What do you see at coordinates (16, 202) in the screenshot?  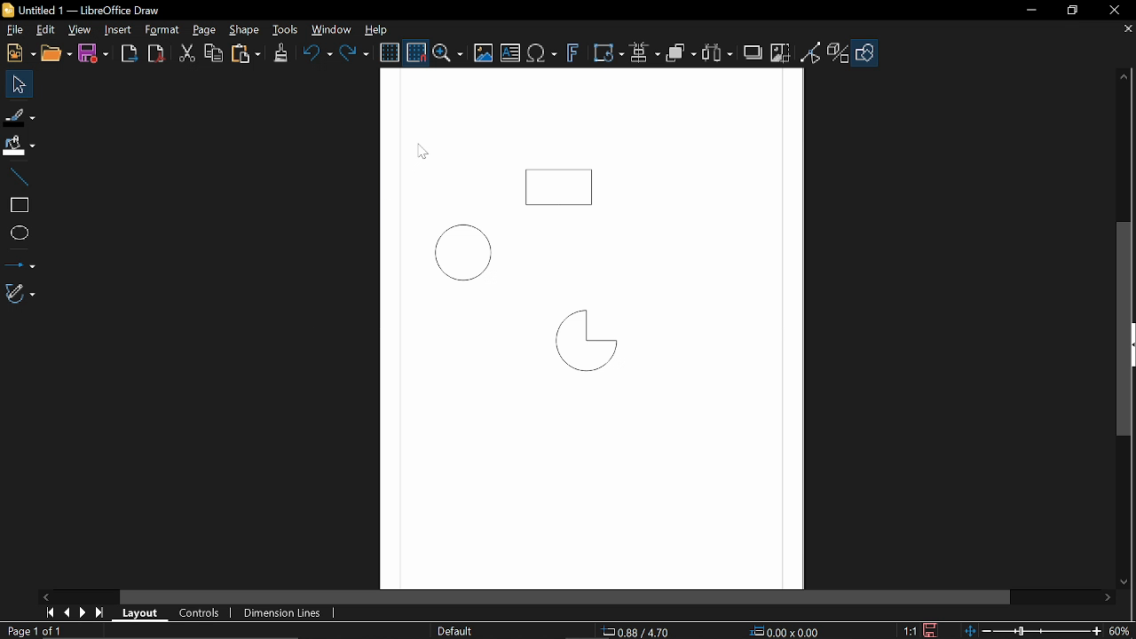 I see `rectangle` at bounding box center [16, 202].